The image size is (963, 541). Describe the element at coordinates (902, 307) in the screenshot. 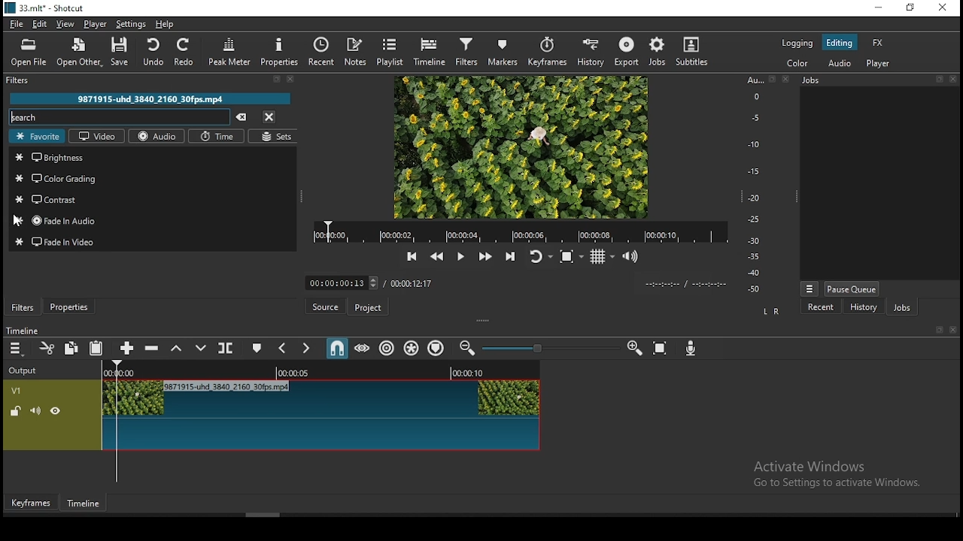

I see `jobs` at that location.